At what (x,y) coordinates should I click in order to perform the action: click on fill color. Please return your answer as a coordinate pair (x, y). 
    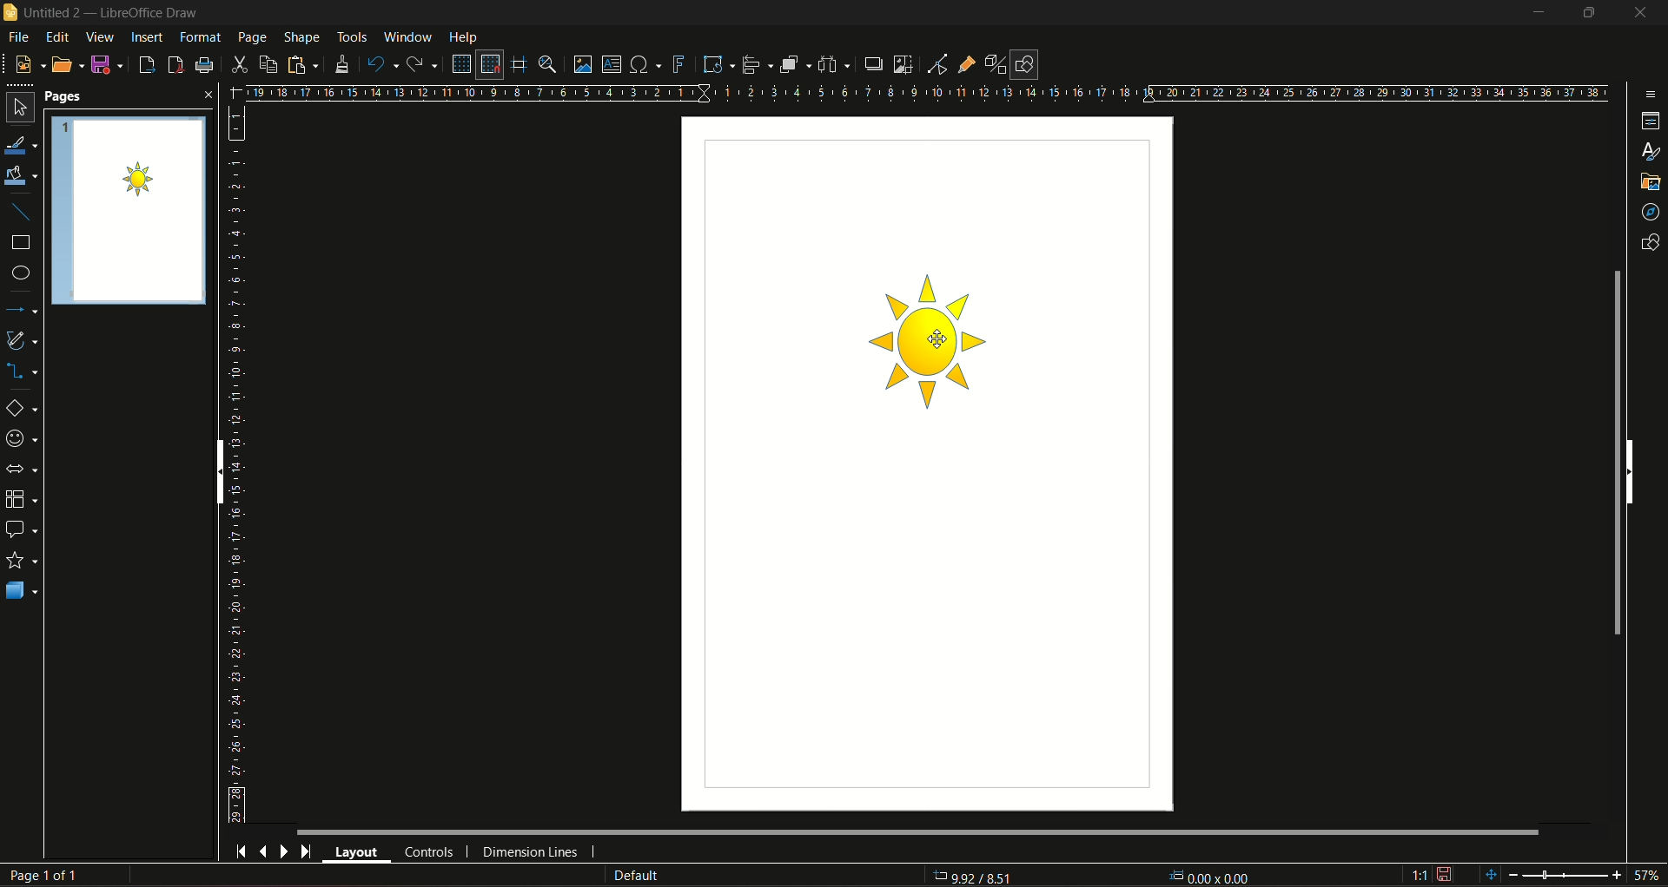
    Looking at the image, I should click on (23, 176).